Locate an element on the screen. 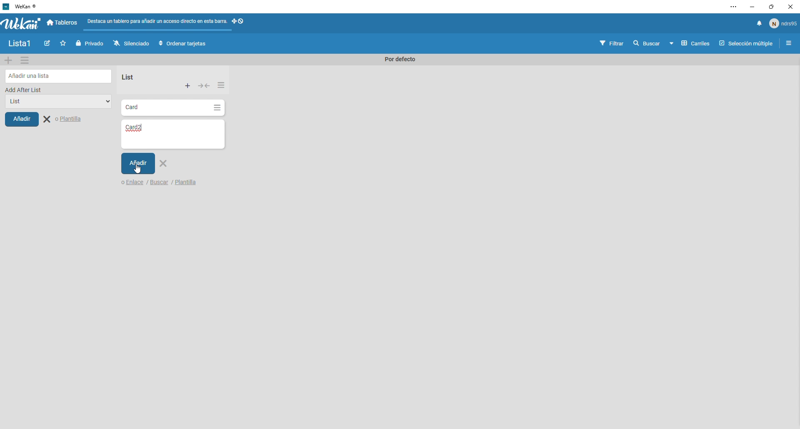 This screenshot has width=800, height=429. Link is located at coordinates (131, 183).